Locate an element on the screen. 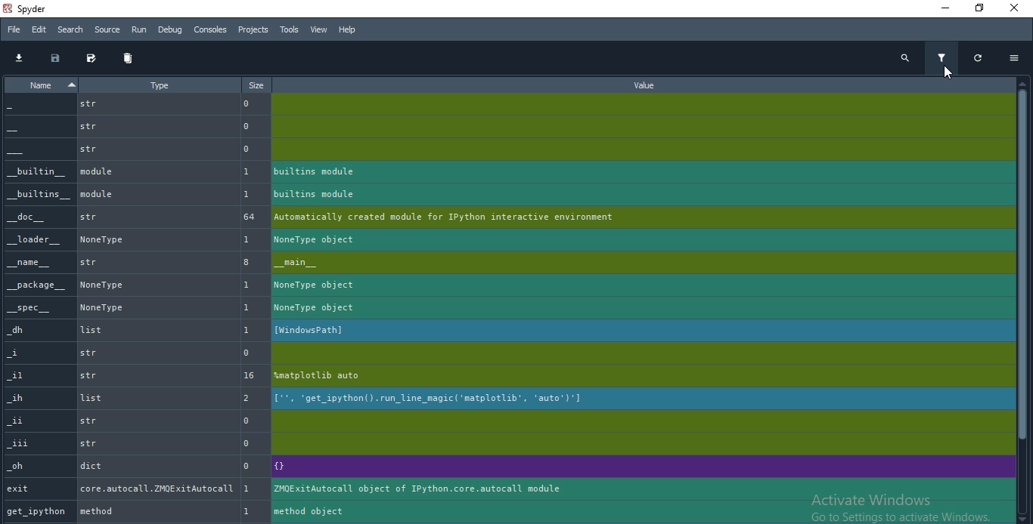 The width and height of the screenshot is (1033, 524). Source is located at coordinates (107, 29).